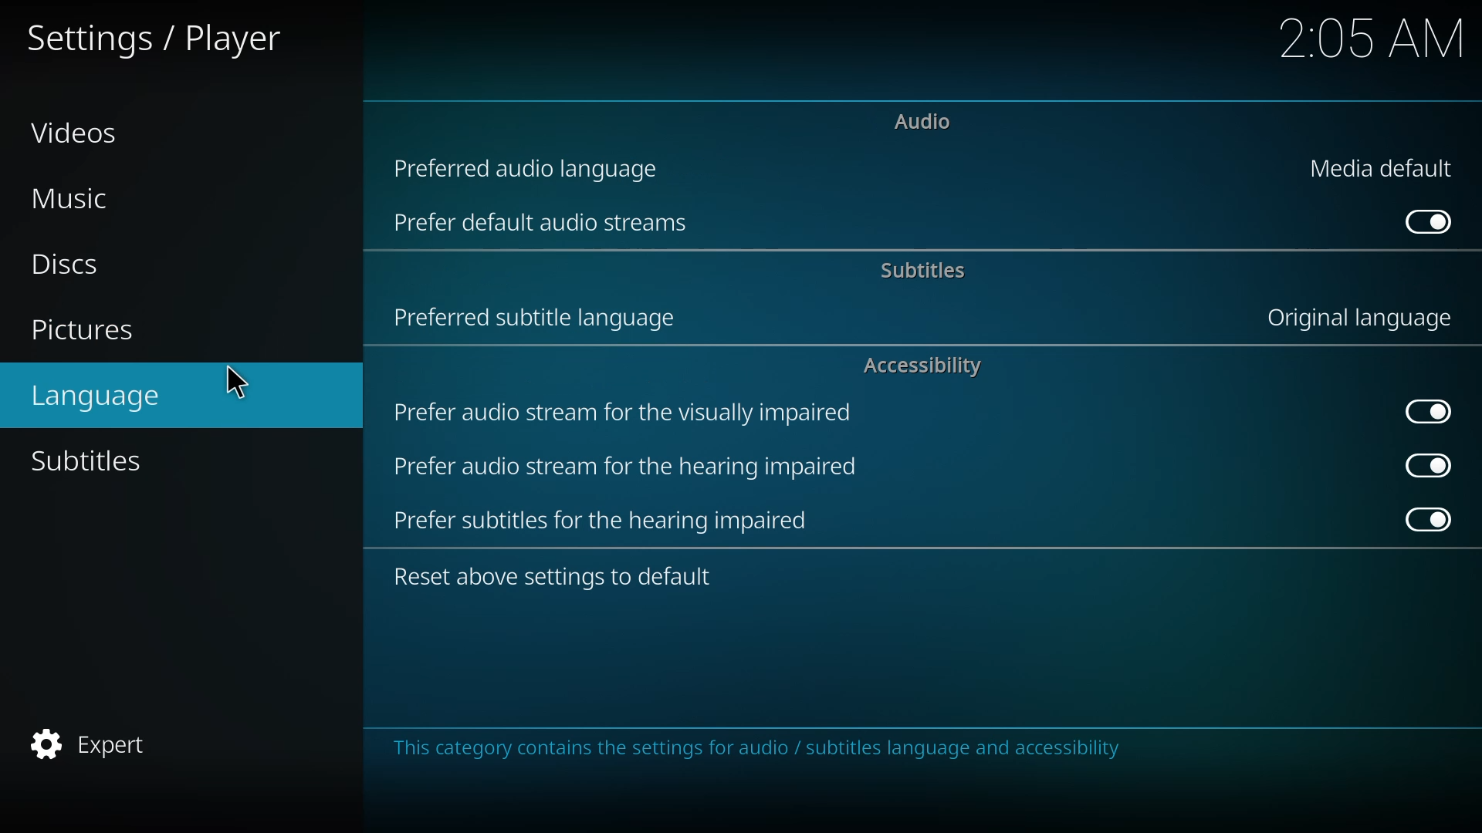 Image resolution: width=1482 pixels, height=833 pixels. I want to click on enabled, so click(1431, 222).